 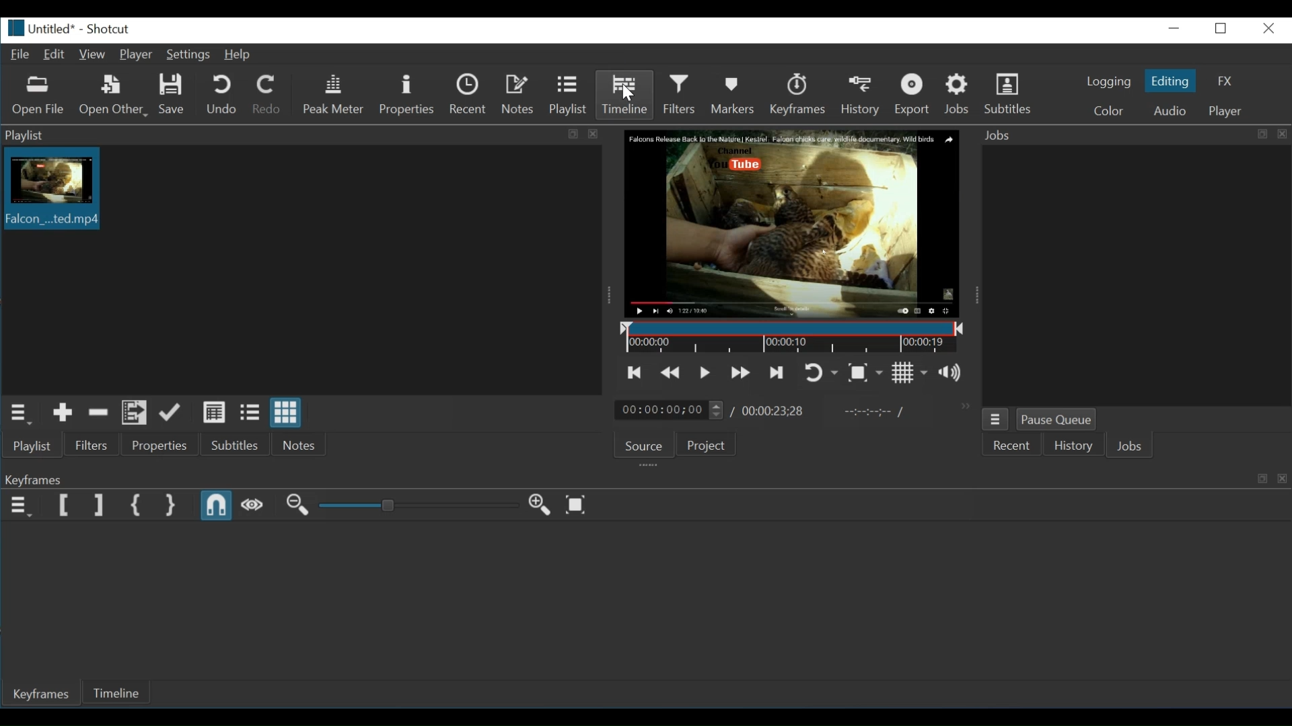 I want to click on Add files to the playlist, so click(x=133, y=413).